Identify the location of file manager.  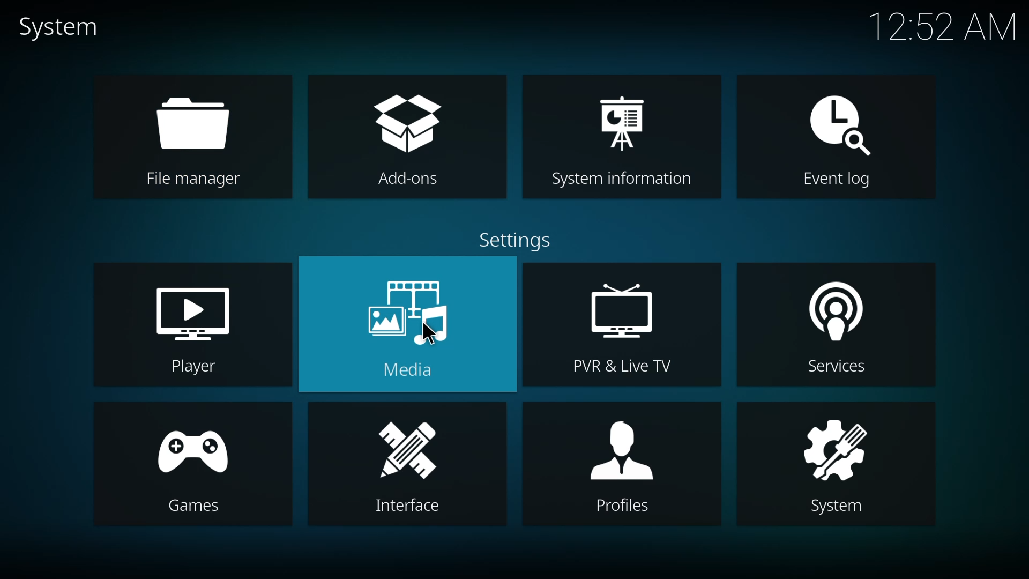
(198, 120).